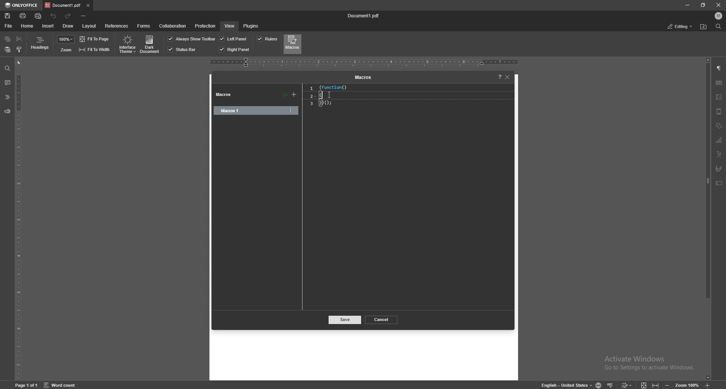  Describe the element at coordinates (8, 40) in the screenshot. I see `copy` at that location.